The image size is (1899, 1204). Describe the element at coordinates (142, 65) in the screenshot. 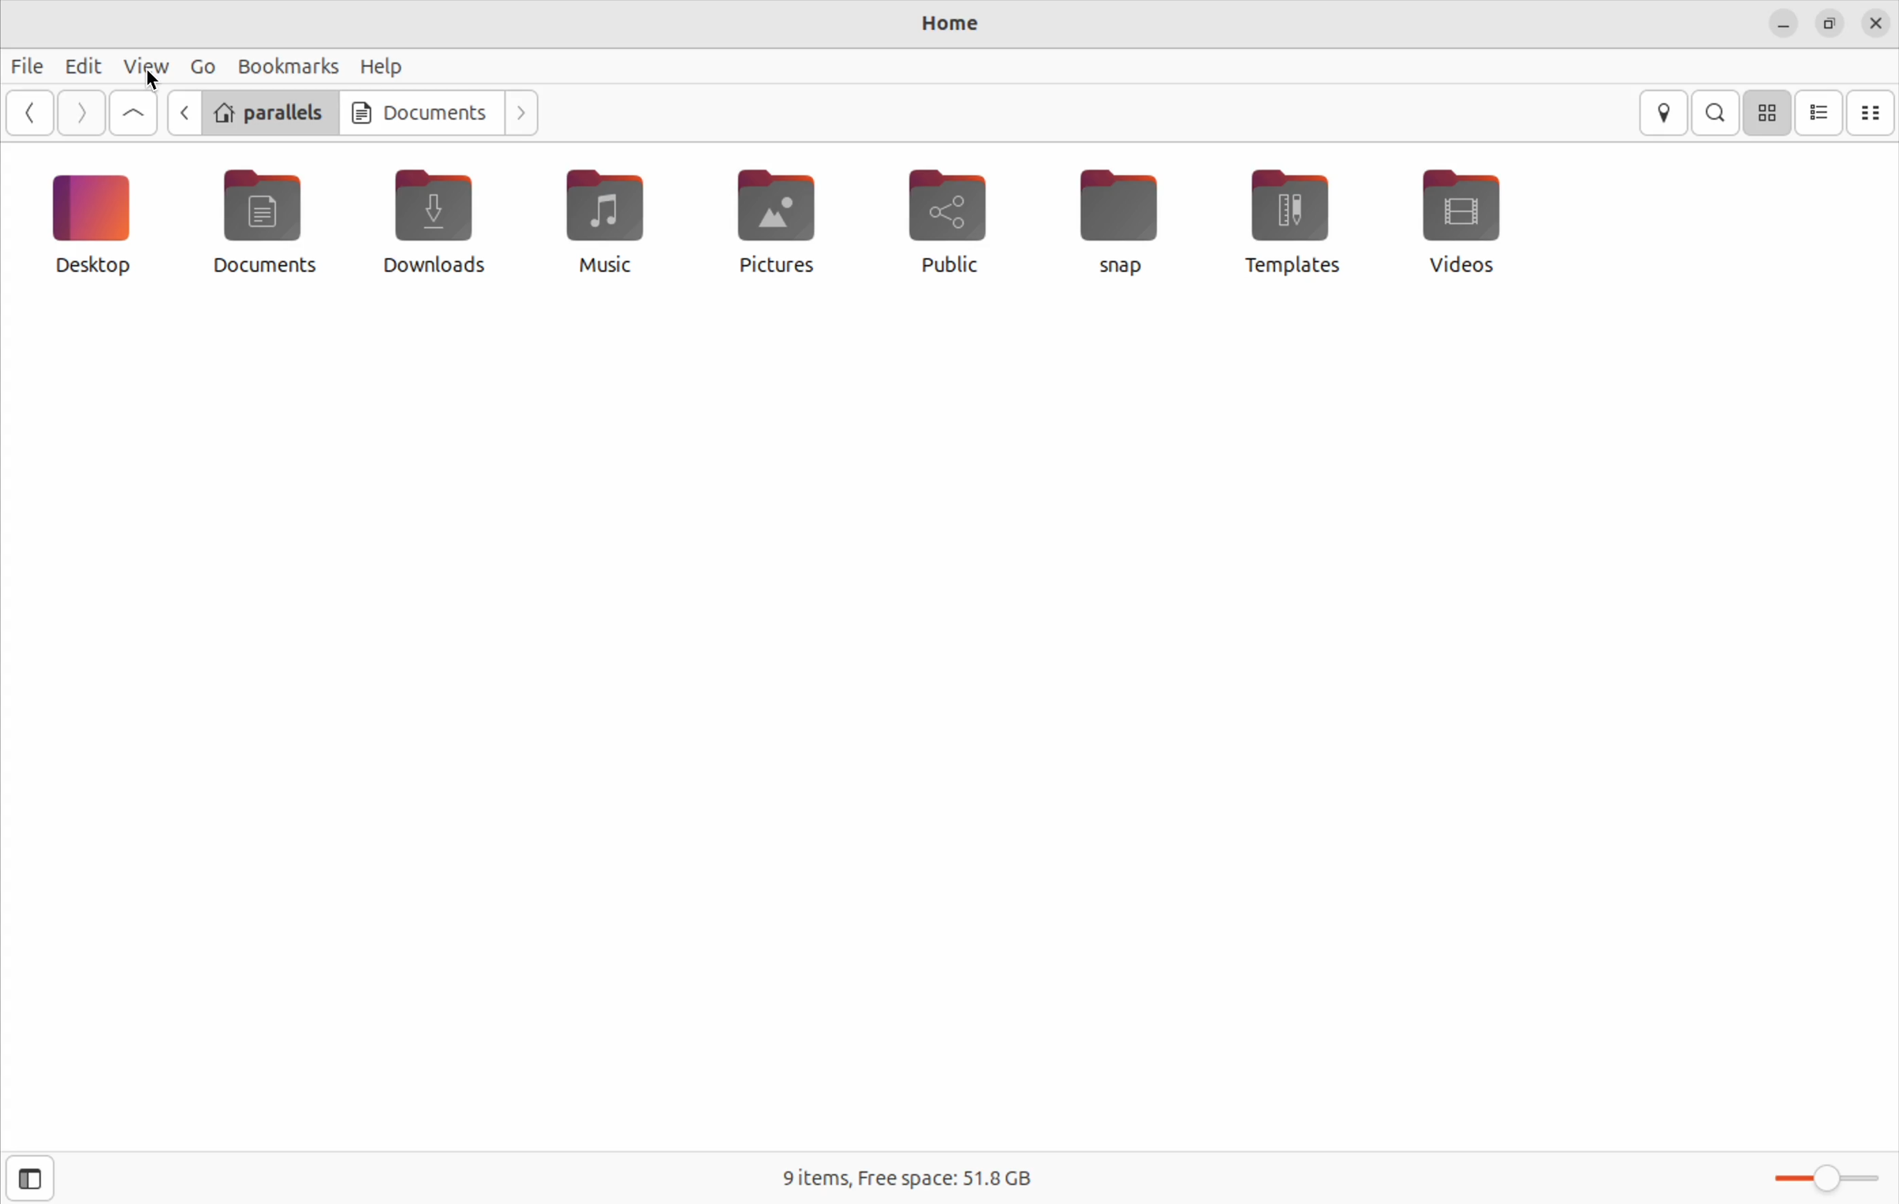

I see `view` at that location.